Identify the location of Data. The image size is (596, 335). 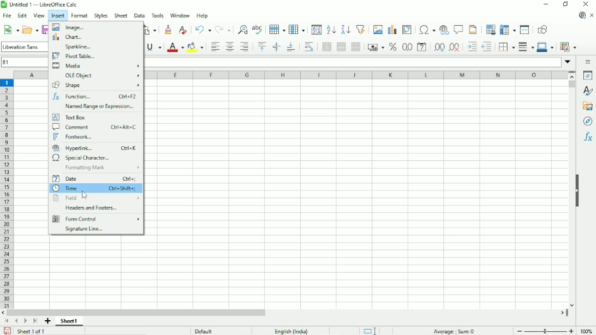
(139, 15).